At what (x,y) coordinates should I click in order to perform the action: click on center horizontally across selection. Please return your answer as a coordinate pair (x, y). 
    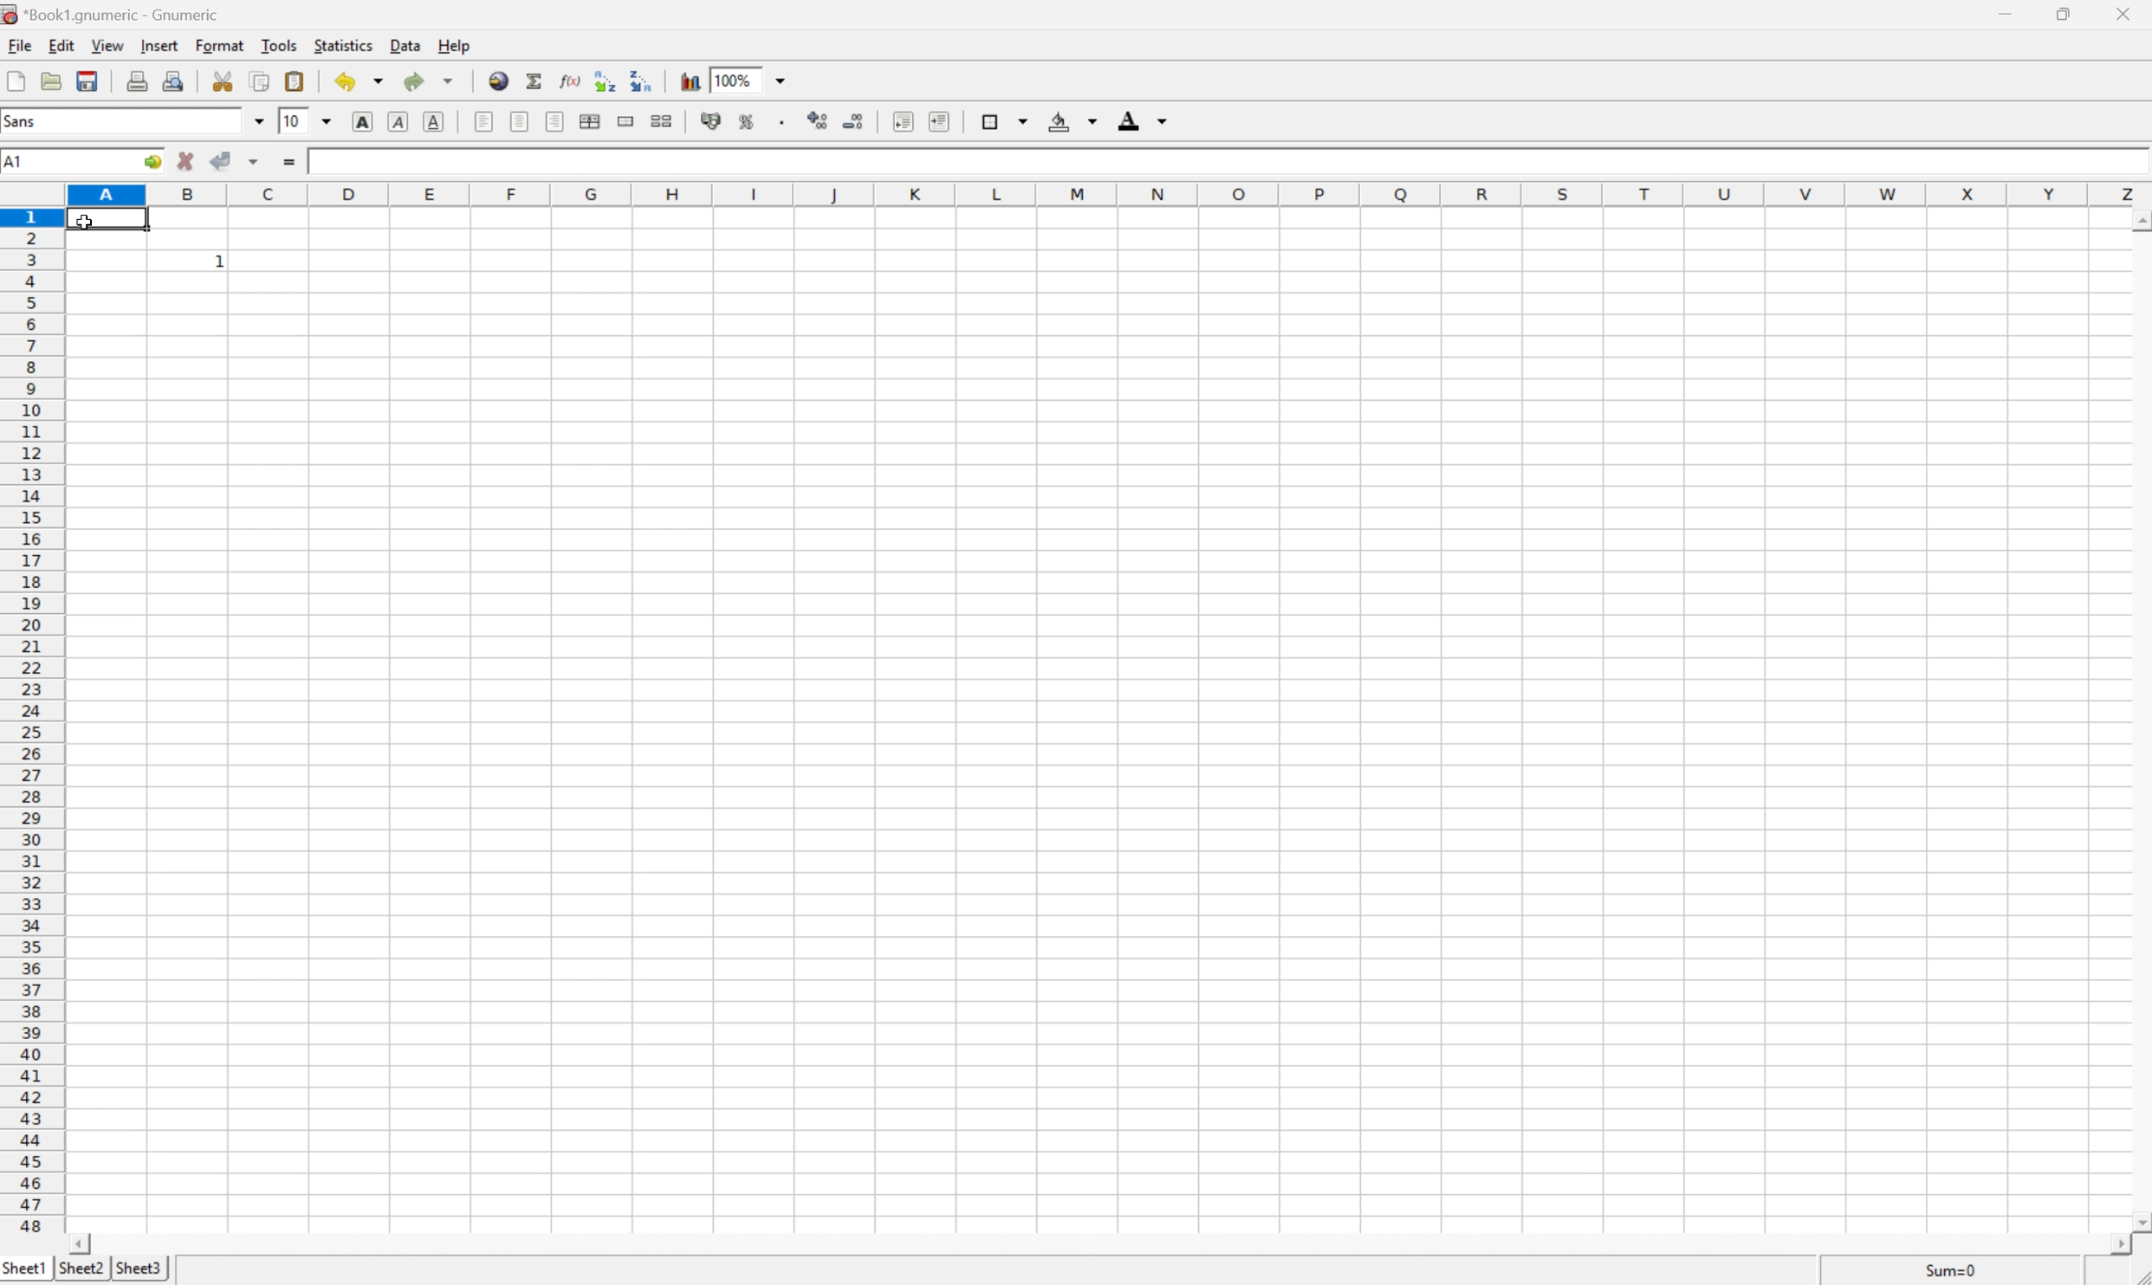
    Looking at the image, I should click on (588, 120).